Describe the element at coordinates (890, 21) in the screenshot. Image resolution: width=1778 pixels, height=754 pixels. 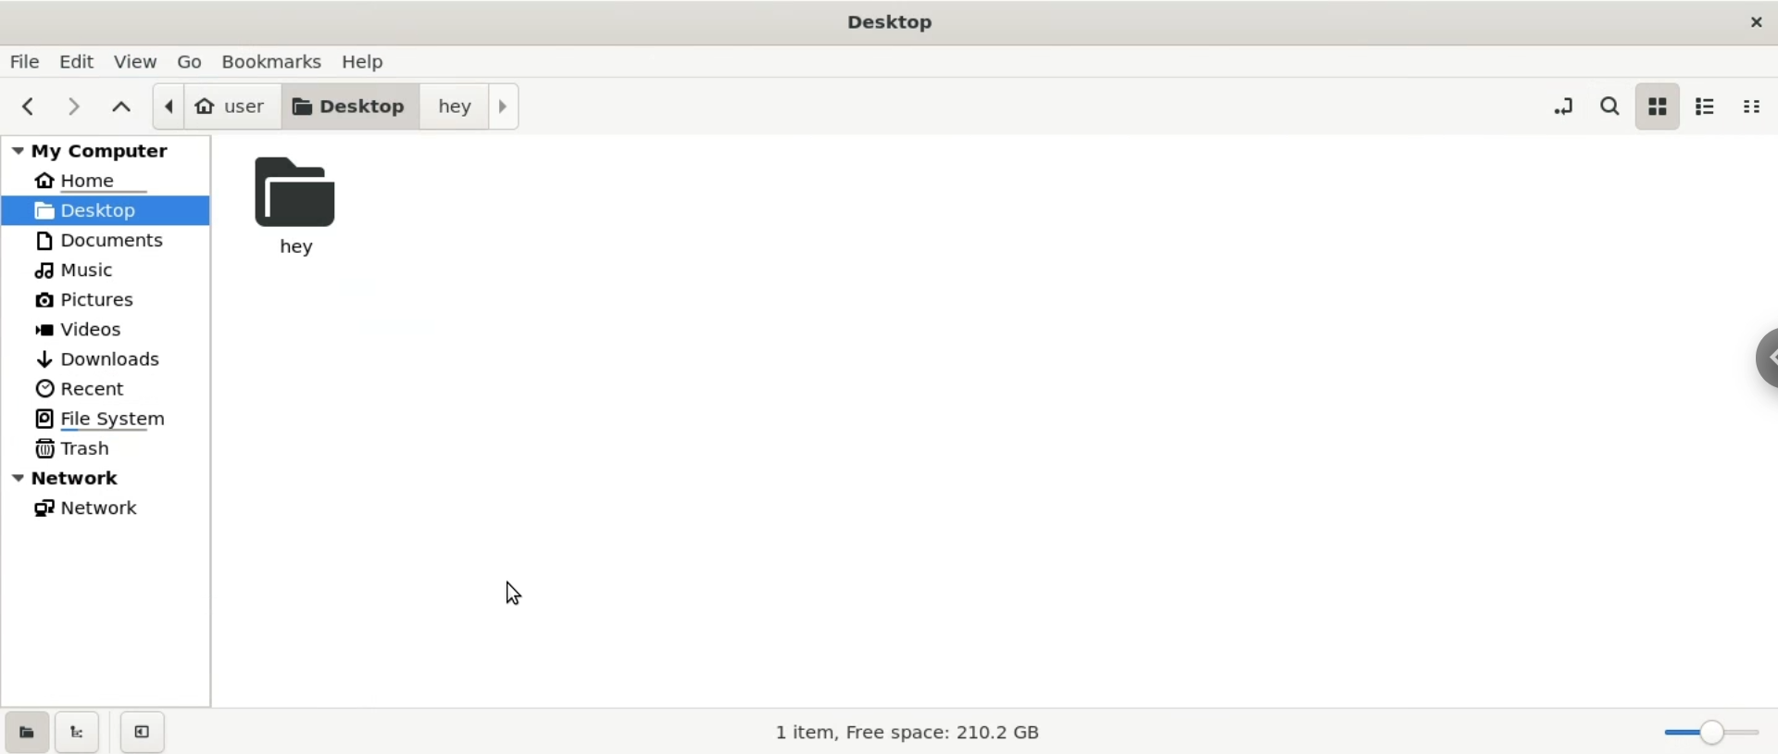
I see `Desktop` at that location.